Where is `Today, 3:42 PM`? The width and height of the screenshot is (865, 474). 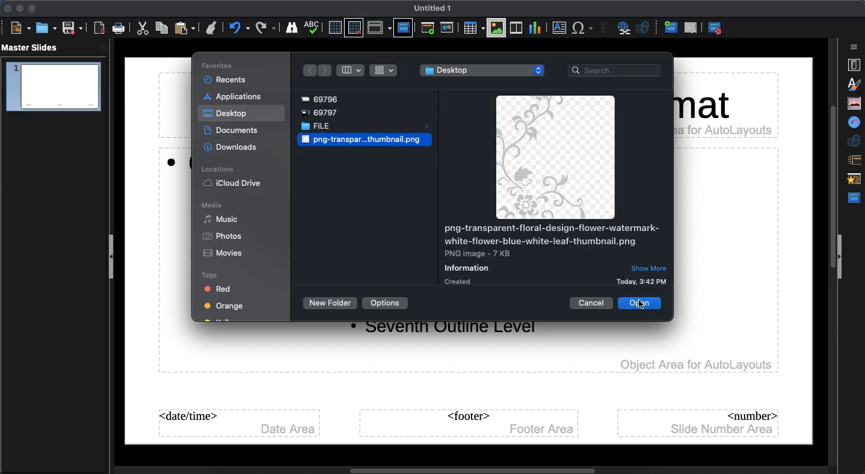 Today, 3:42 PM is located at coordinates (643, 282).